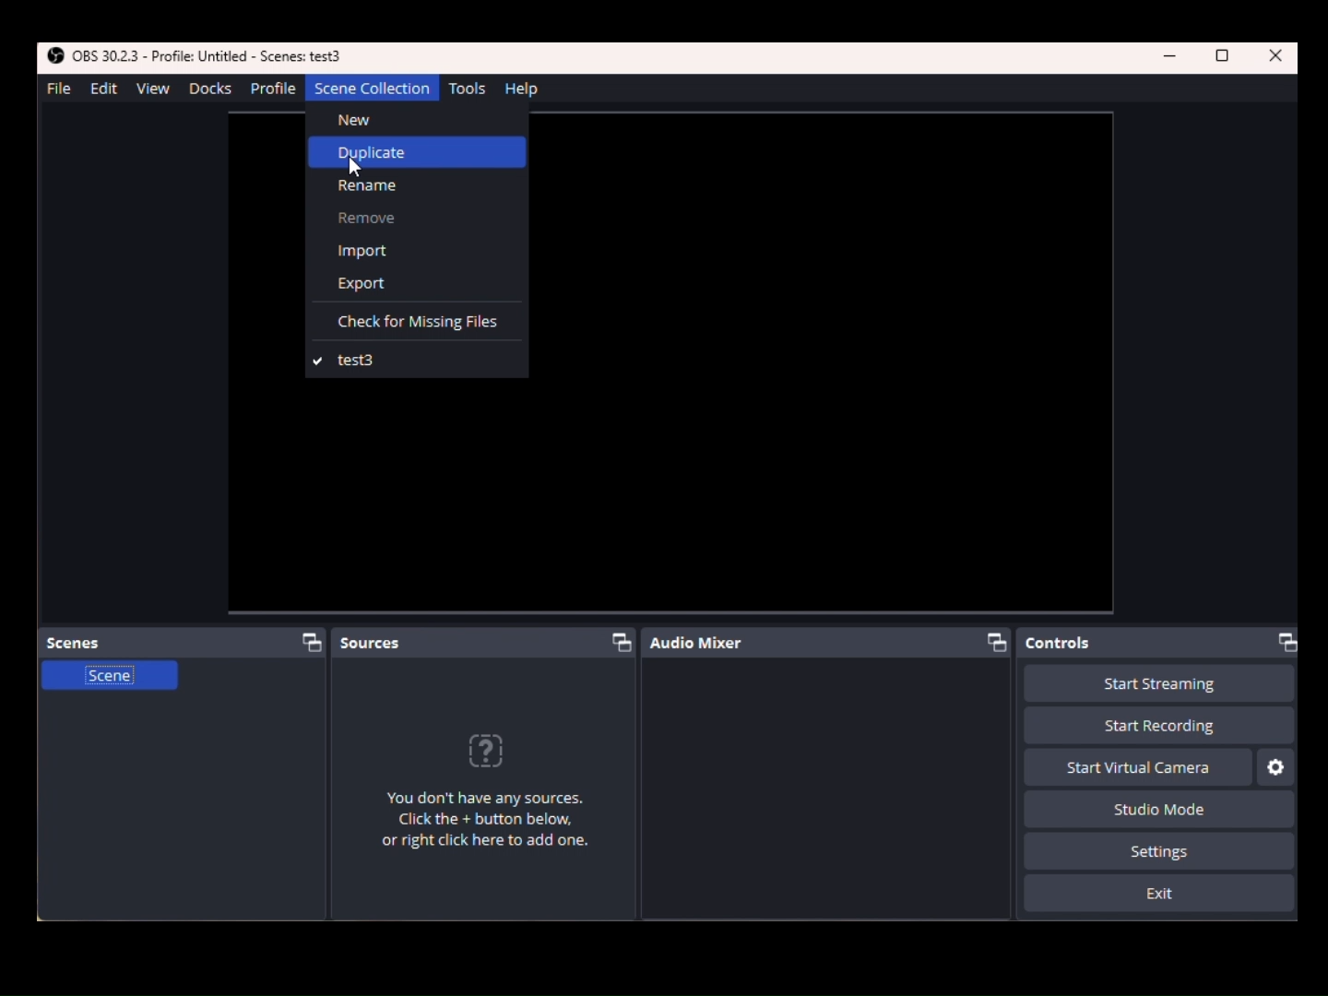 The image size is (1328, 996). Describe the element at coordinates (272, 89) in the screenshot. I see `profile` at that location.